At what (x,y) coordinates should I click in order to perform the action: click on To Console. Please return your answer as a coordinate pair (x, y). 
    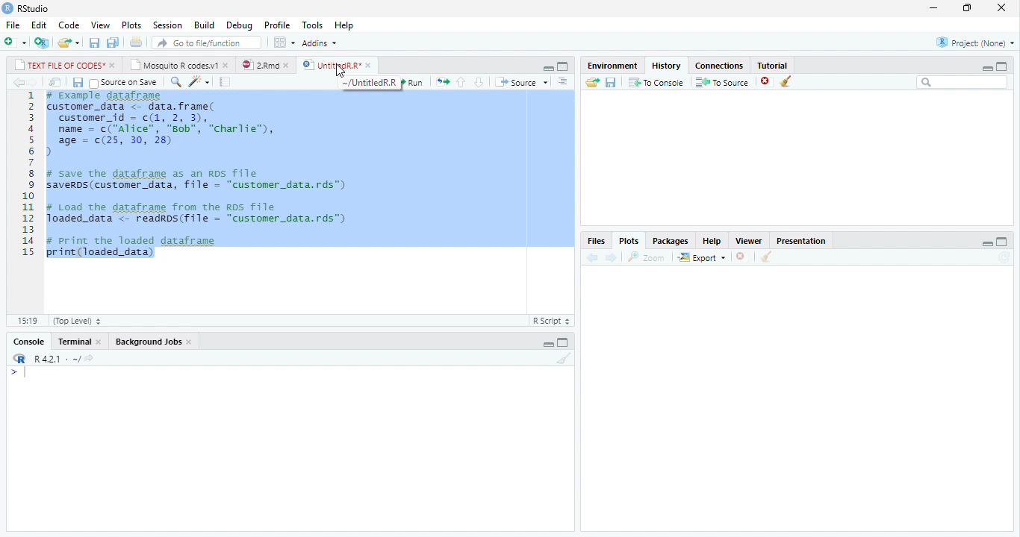
    Looking at the image, I should click on (656, 82).